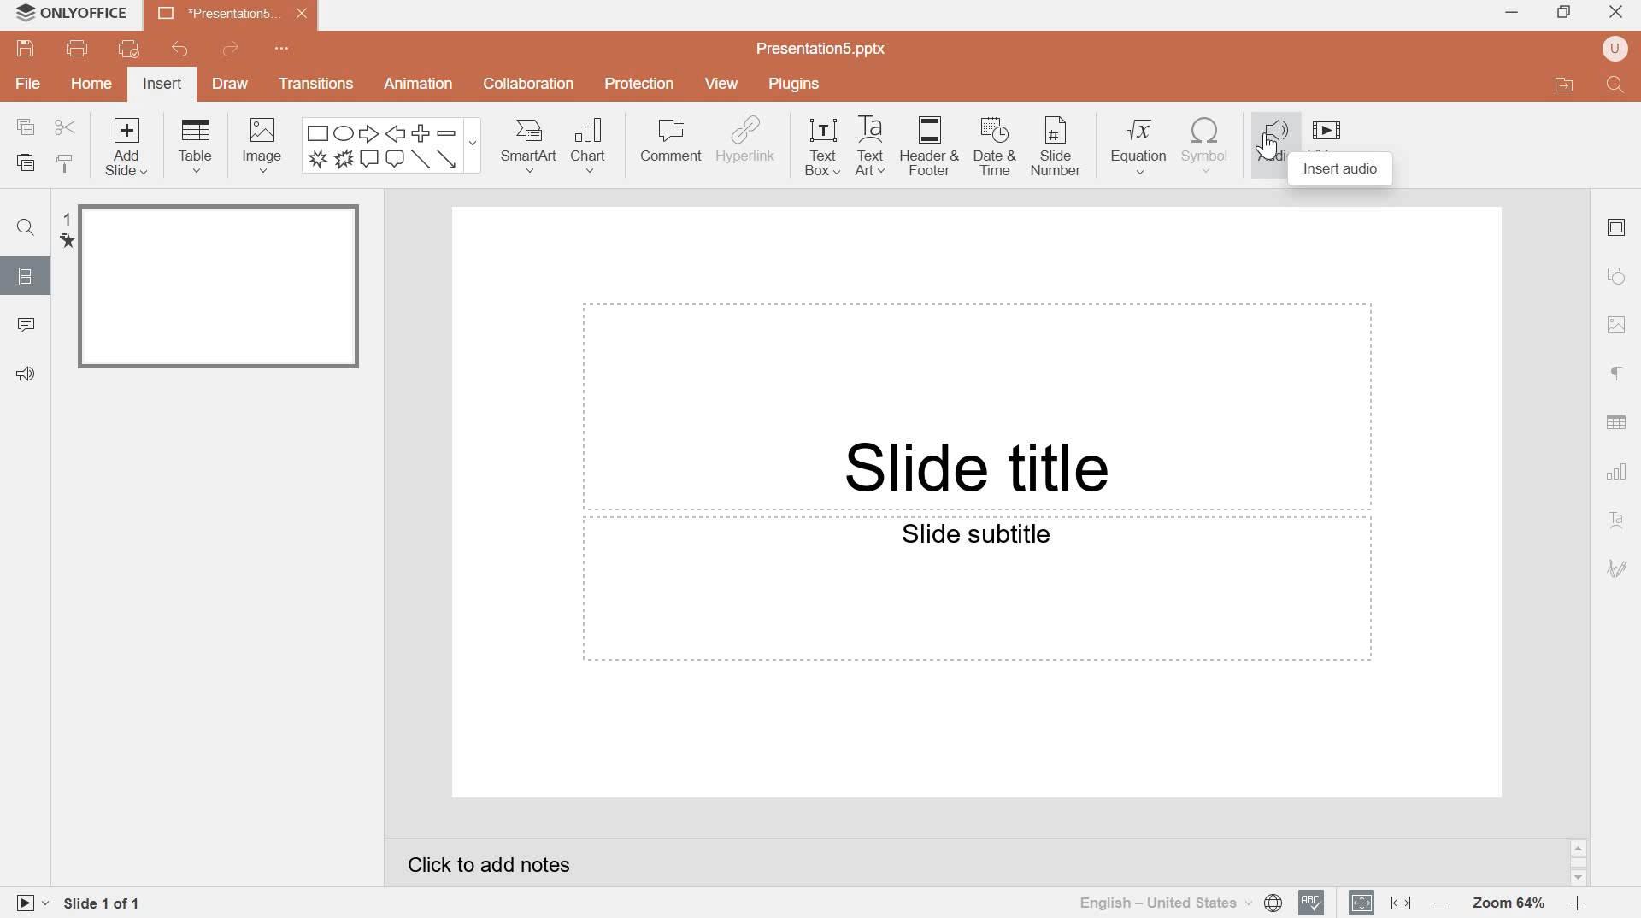  What do you see at coordinates (1617, 85) in the screenshot?
I see `Find` at bounding box center [1617, 85].